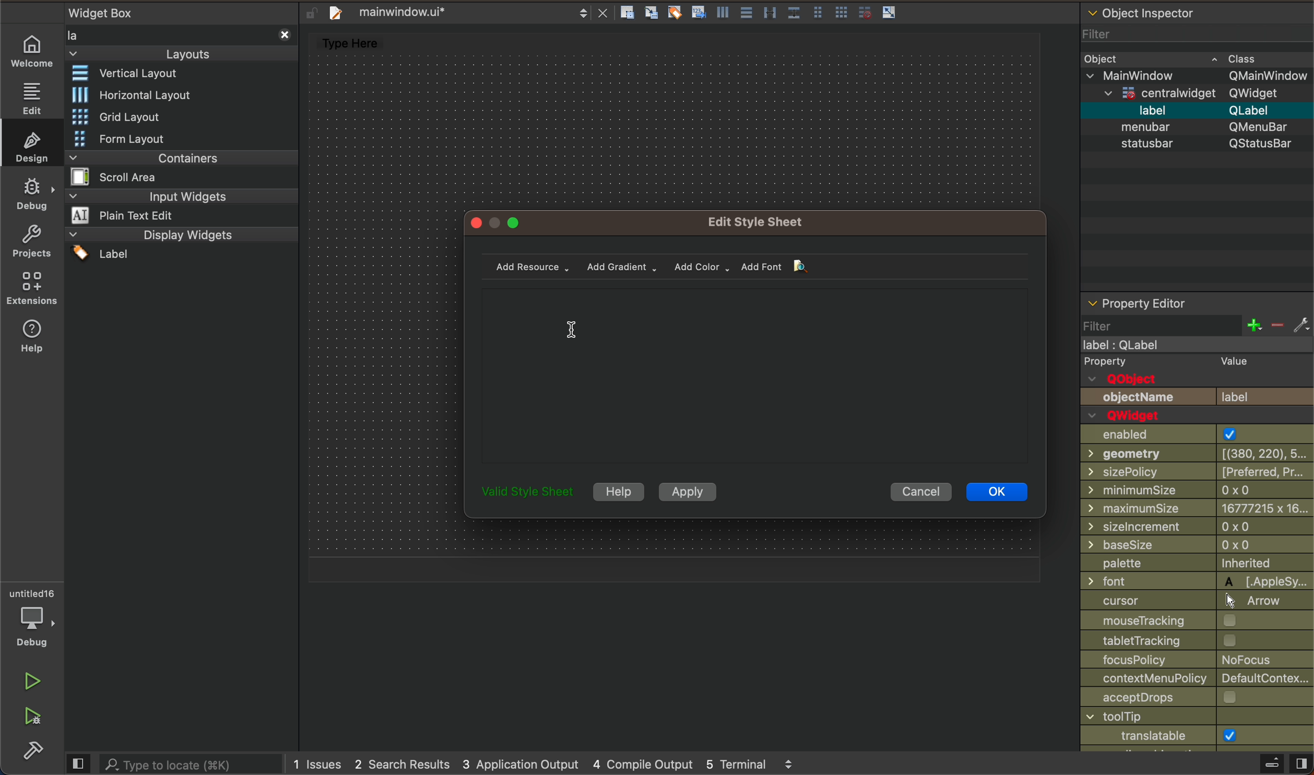  What do you see at coordinates (1190, 564) in the screenshot?
I see `palette` at bounding box center [1190, 564].